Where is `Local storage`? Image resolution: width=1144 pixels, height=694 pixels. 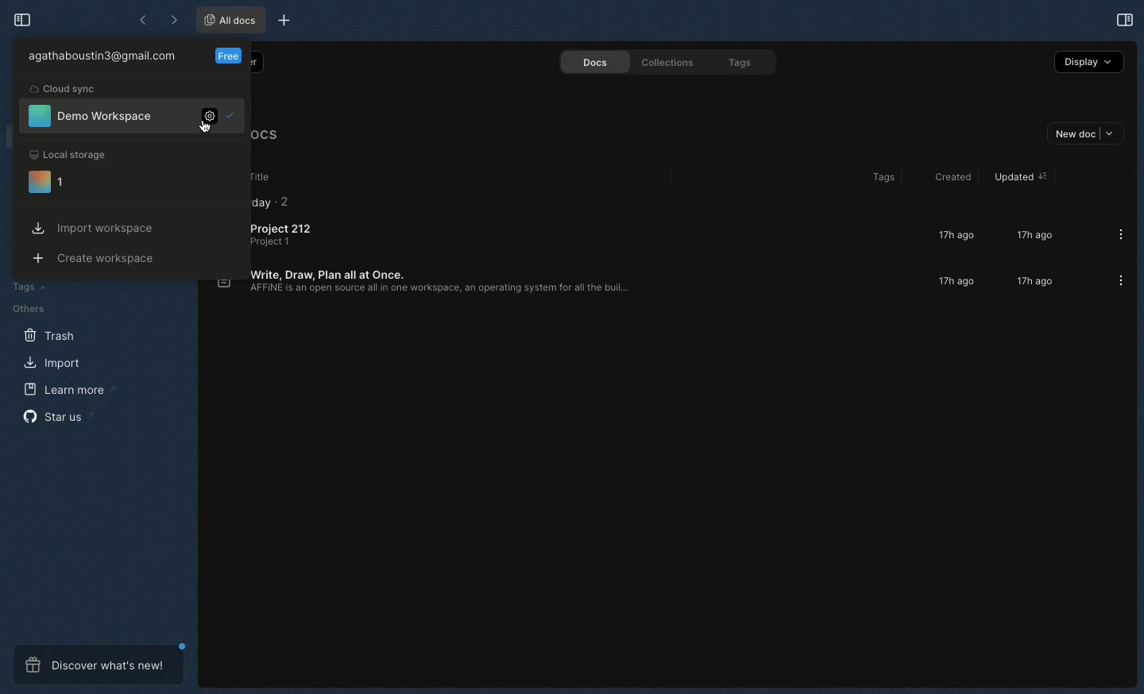 Local storage is located at coordinates (76, 153).